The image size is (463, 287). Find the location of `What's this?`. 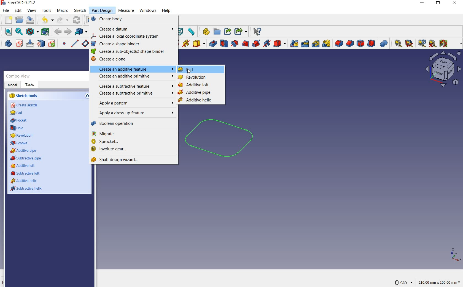

What's this? is located at coordinates (204, 32).